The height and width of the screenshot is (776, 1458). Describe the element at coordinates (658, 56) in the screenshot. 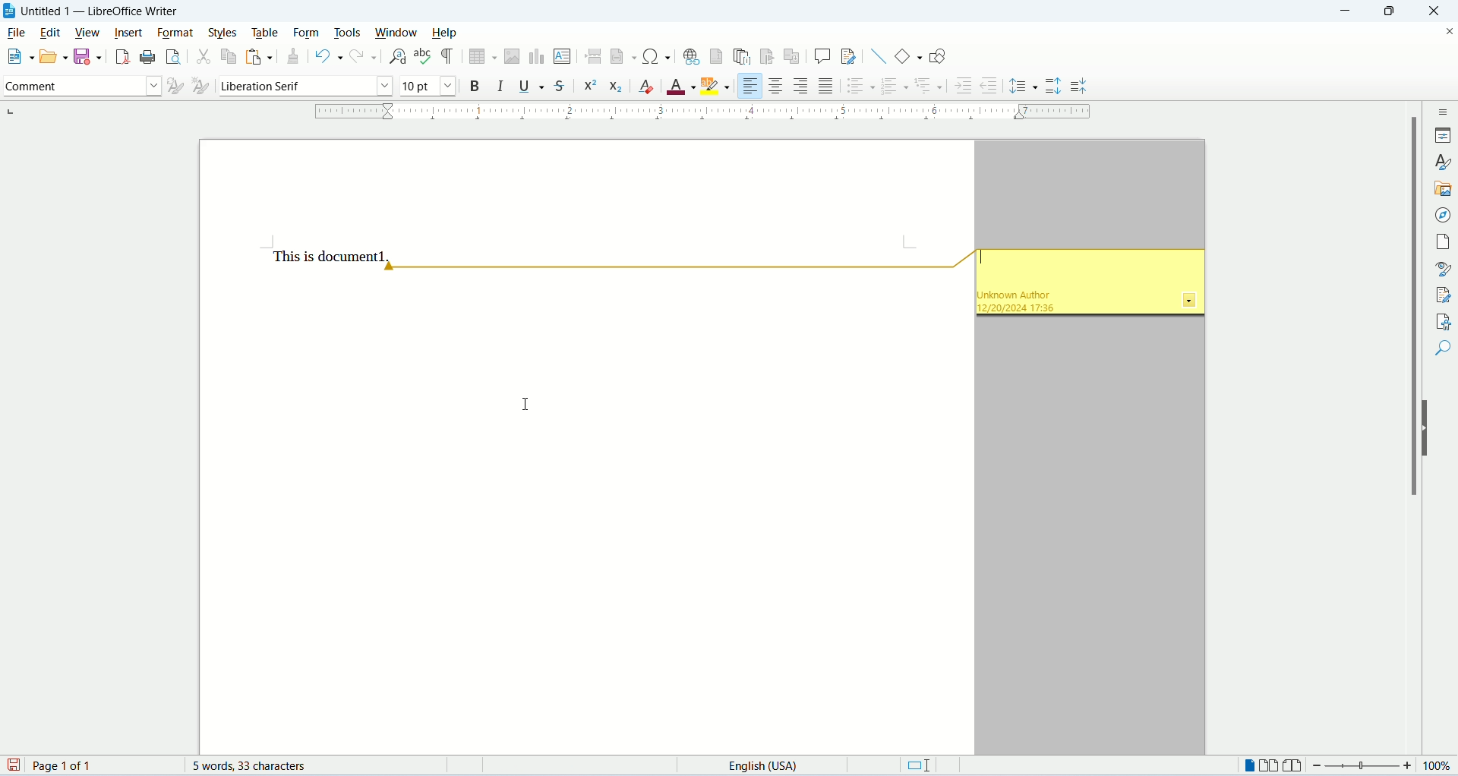

I see `insert special character` at that location.